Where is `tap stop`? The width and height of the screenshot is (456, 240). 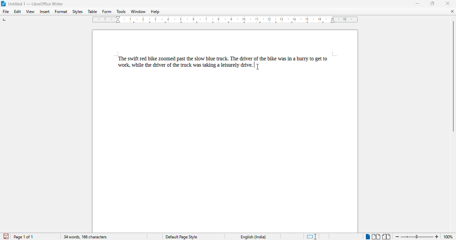 tap stop is located at coordinates (5, 21).